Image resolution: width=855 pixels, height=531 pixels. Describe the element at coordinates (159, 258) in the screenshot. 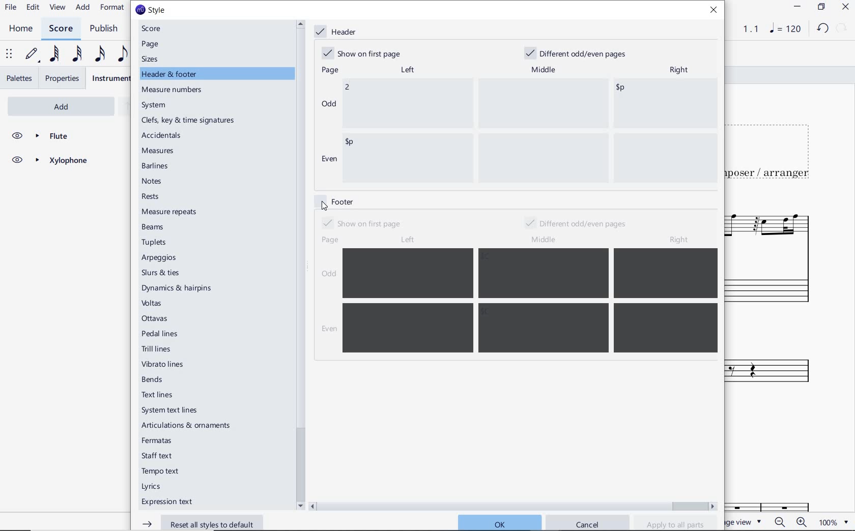

I see `arpeggios` at that location.